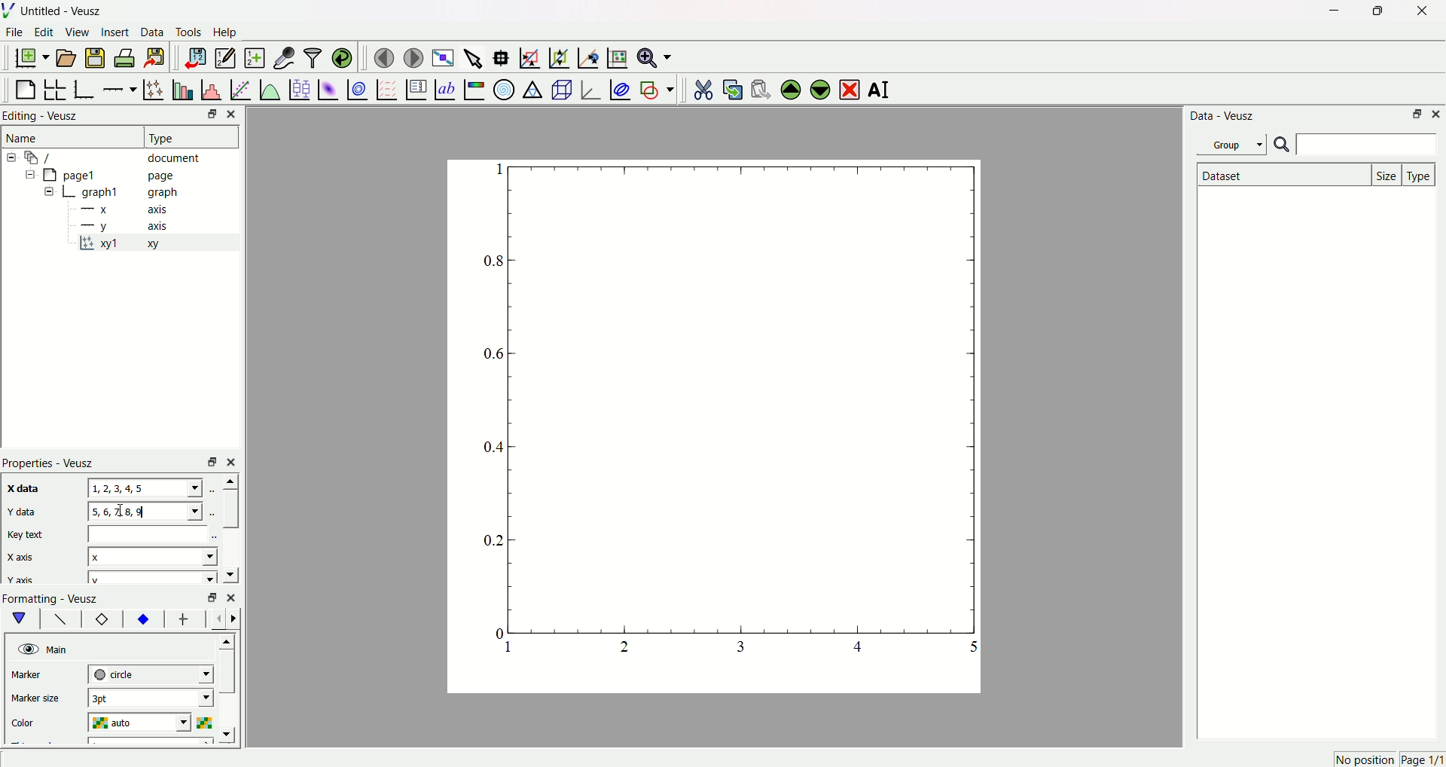 This screenshot has height=767, width=1446. I want to click on hide/unhide, so click(26, 649).